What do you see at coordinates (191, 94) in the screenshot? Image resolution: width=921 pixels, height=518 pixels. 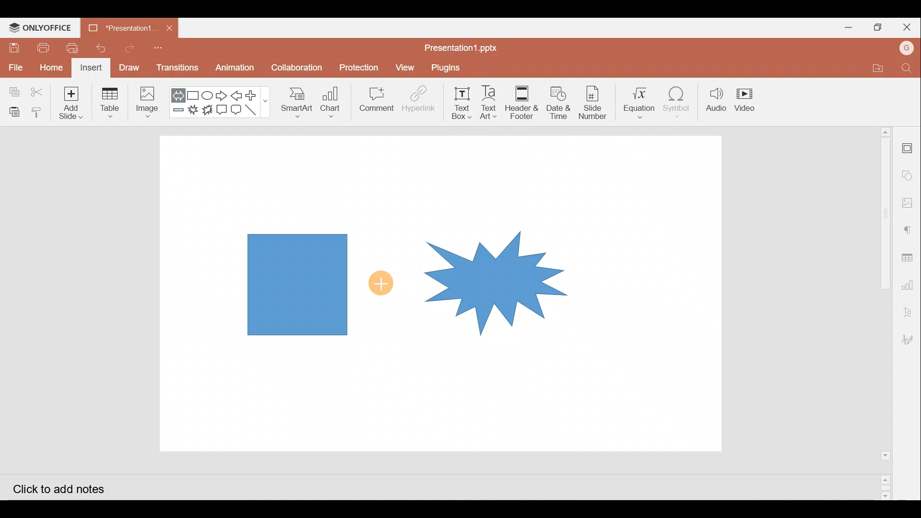 I see `Rectangle` at bounding box center [191, 94].